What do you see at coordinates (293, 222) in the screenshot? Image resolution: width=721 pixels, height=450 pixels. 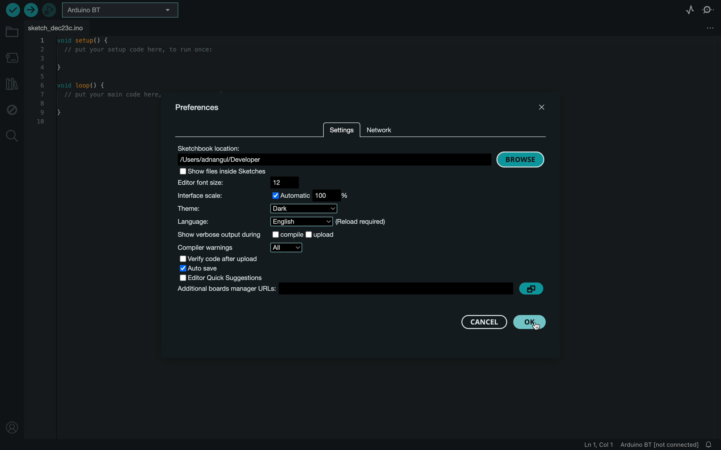 I see `language` at bounding box center [293, 222].